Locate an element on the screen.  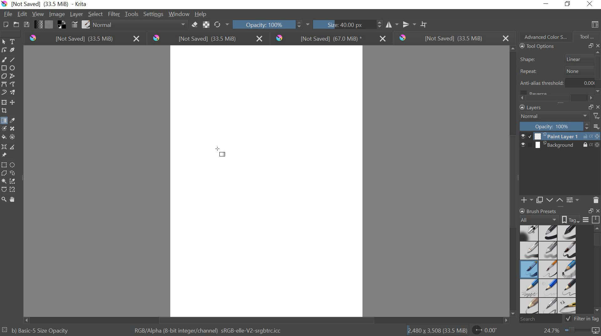
magnetic selection is located at coordinates (13, 189).